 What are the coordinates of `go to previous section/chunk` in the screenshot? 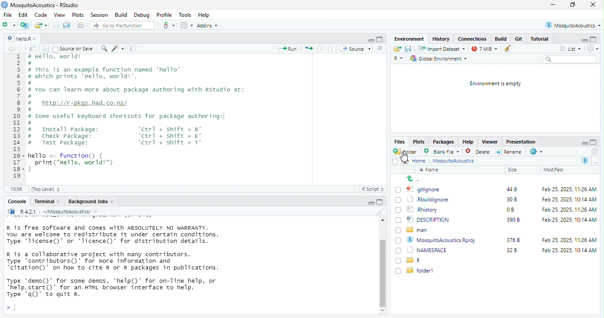 It's located at (320, 49).